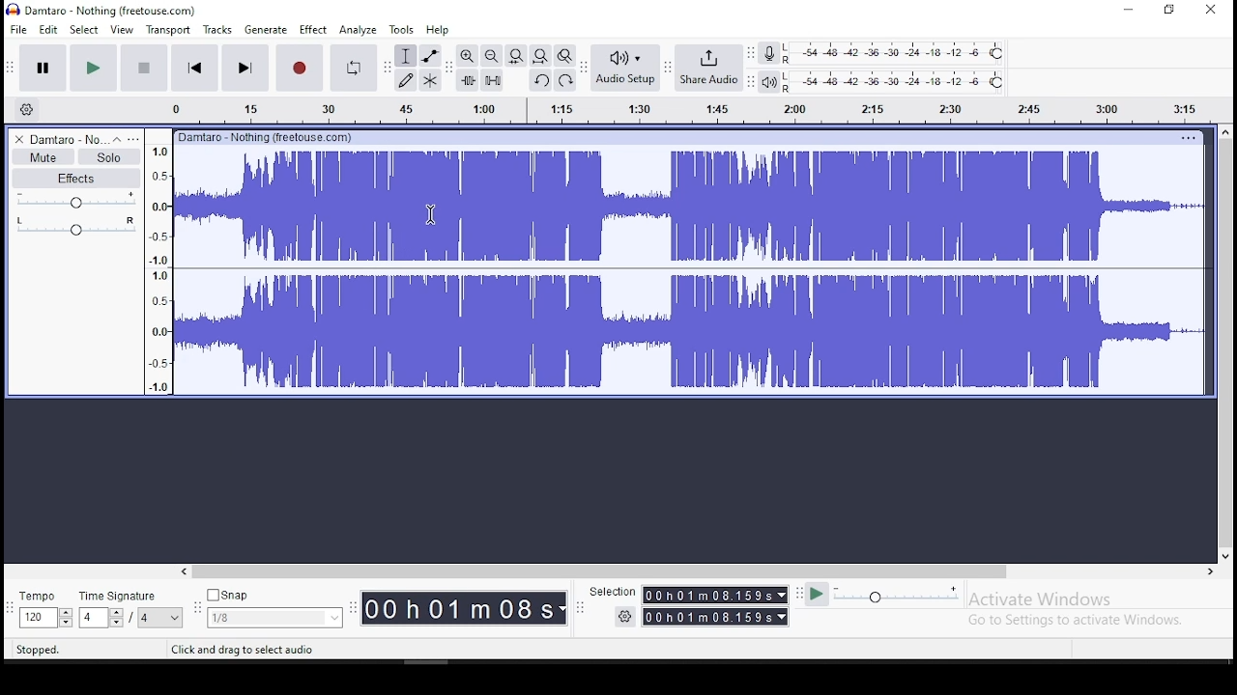 The width and height of the screenshot is (1237, 695). I want to click on 00 h 01 m 08.159s, so click(707, 617).